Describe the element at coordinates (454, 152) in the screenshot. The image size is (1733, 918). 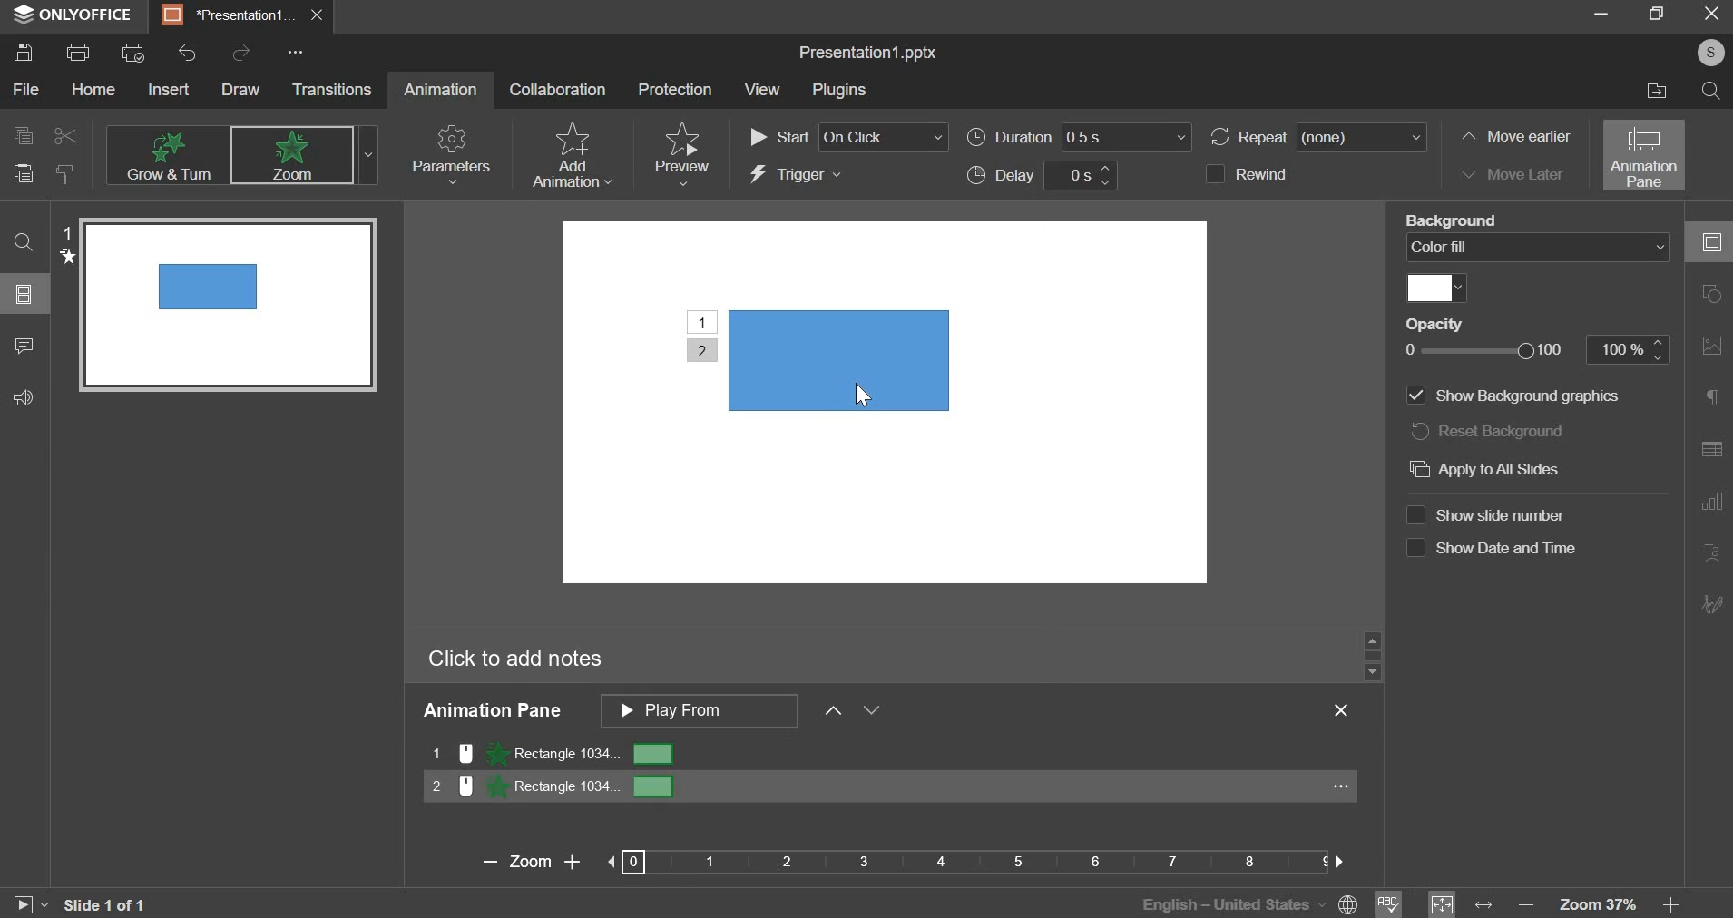
I see `parameters` at that location.